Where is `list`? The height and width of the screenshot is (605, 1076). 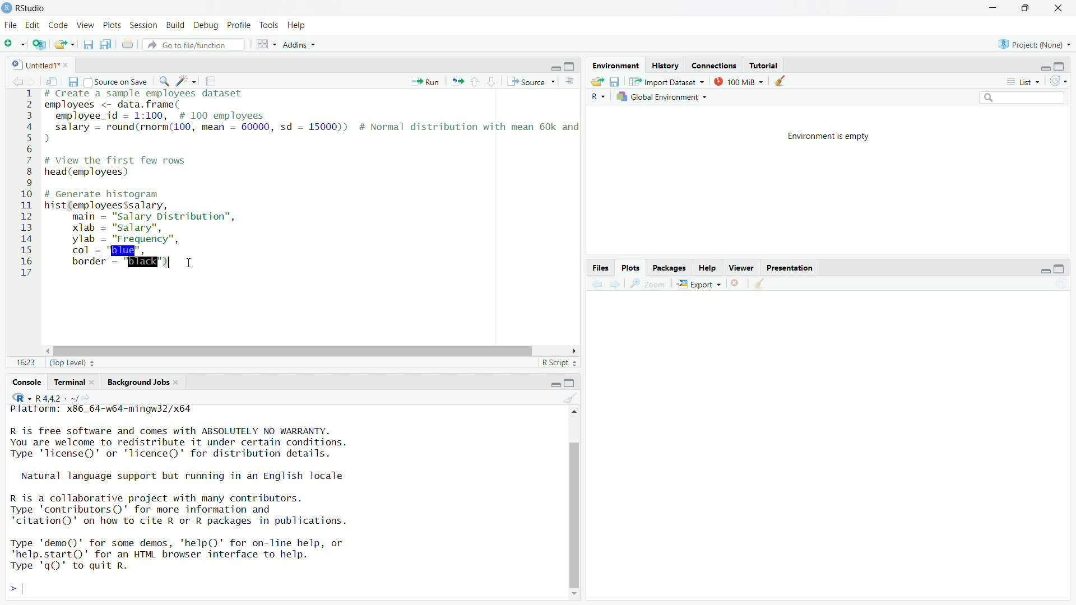 list is located at coordinates (1025, 82).